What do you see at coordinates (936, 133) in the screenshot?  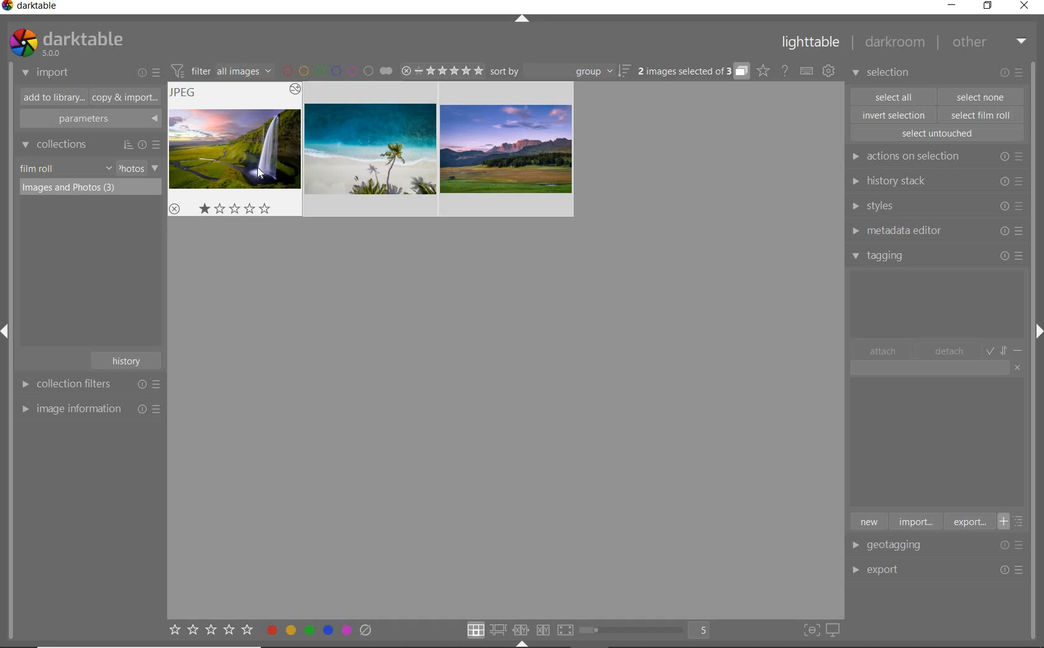 I see `select untouched` at bounding box center [936, 133].